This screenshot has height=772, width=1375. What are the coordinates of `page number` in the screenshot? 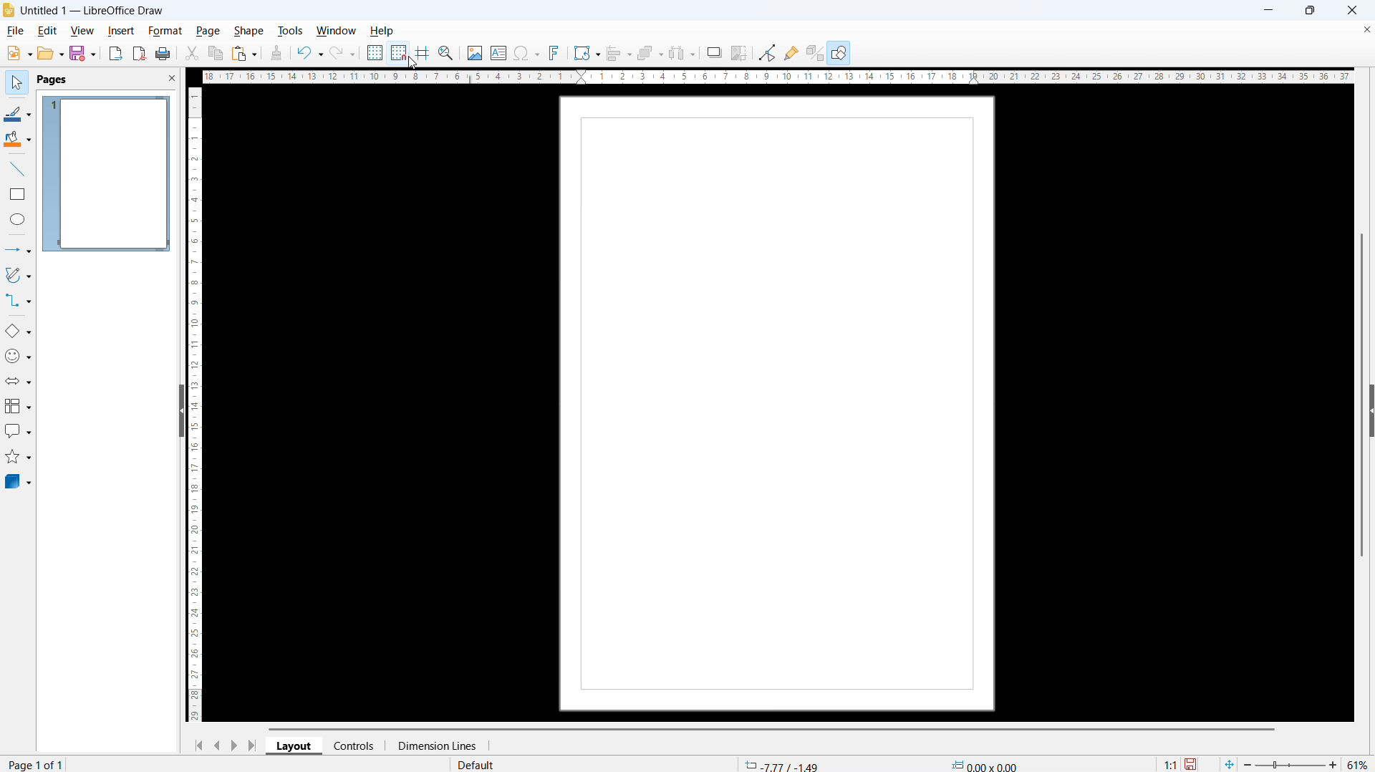 It's located at (38, 763).